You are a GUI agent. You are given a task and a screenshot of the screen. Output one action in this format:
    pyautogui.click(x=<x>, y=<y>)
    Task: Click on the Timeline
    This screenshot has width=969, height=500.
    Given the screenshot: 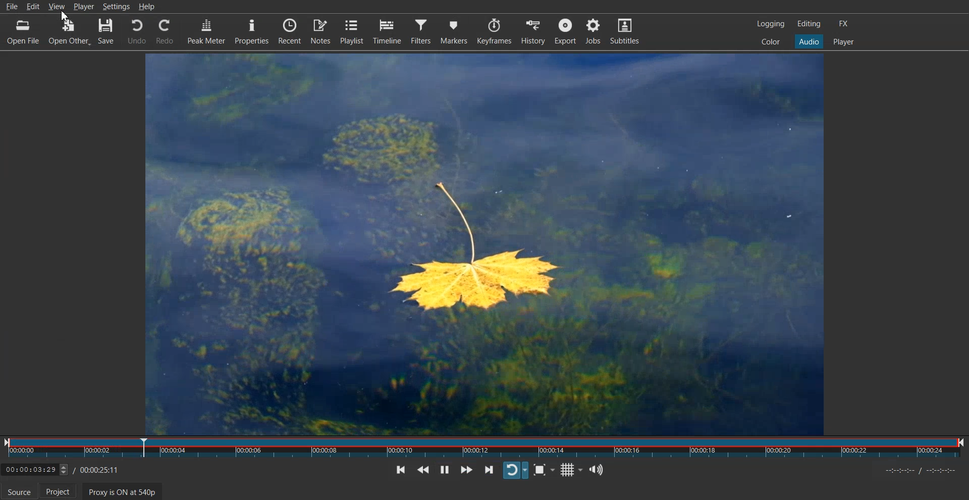 What is the action you would take?
    pyautogui.click(x=387, y=31)
    